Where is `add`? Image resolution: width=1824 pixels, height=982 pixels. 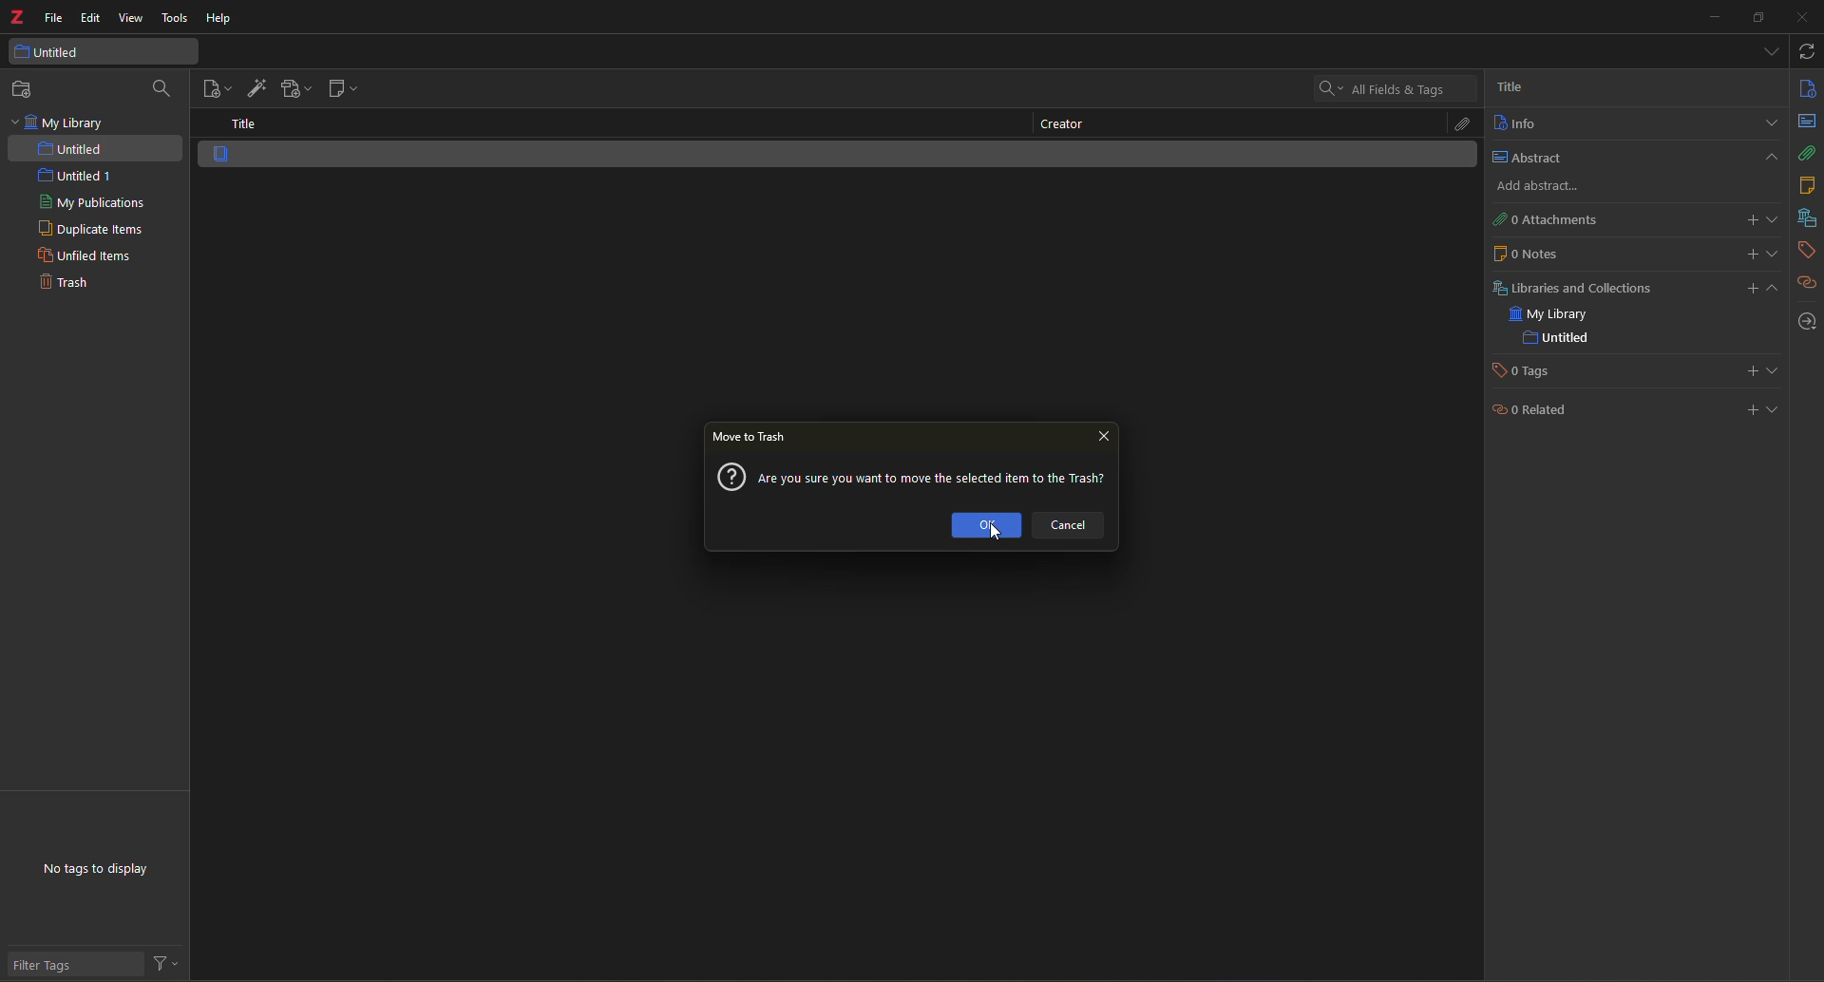
add is located at coordinates (1749, 371).